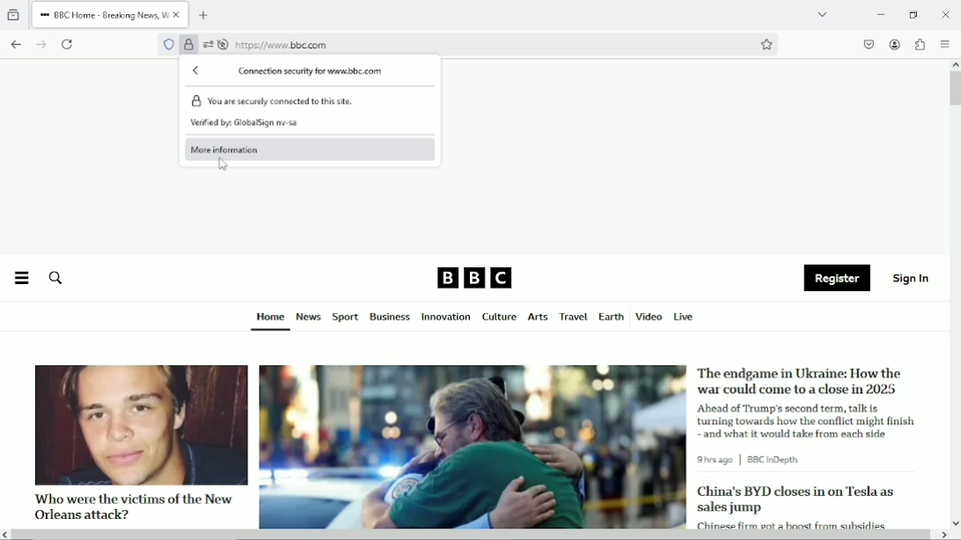 This screenshot has height=540, width=961. What do you see at coordinates (802, 381) in the screenshot?
I see `The endgame in Ukraine: How the war could come to a close in 2025` at bounding box center [802, 381].